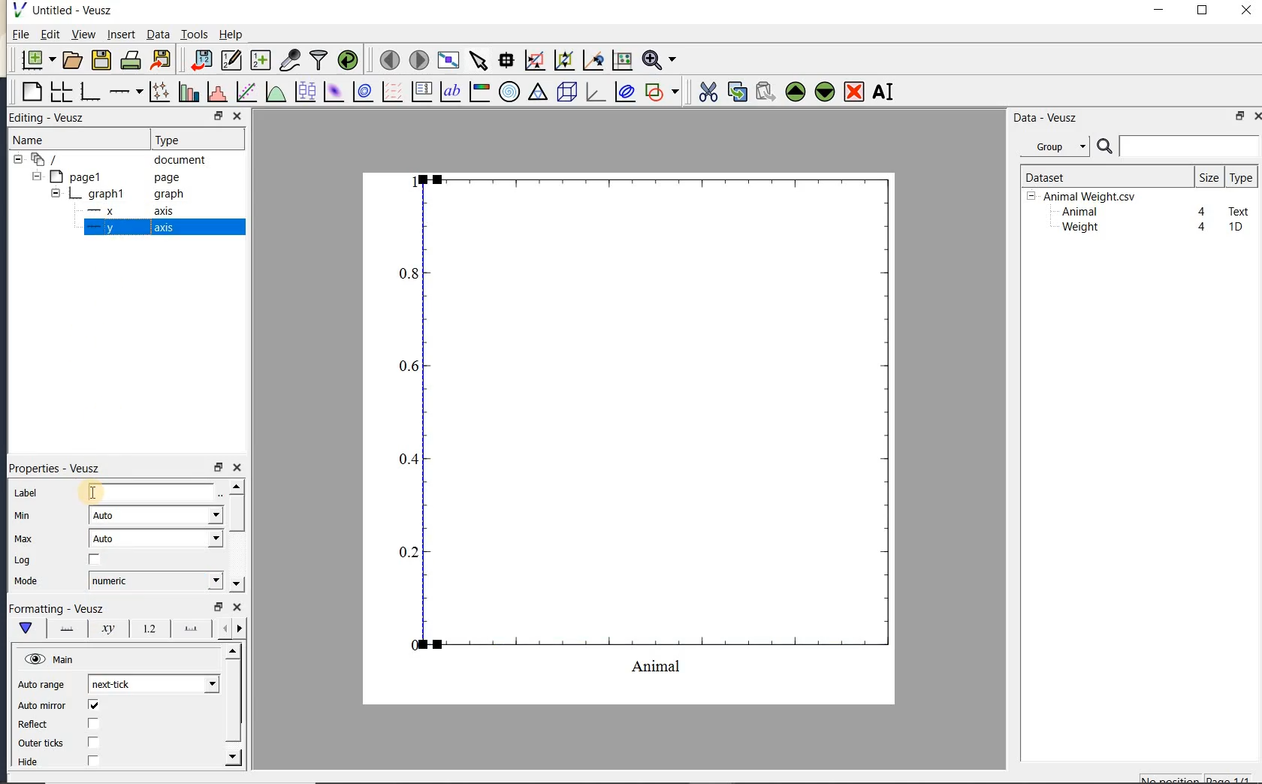 This screenshot has width=1262, height=784. What do you see at coordinates (246, 92) in the screenshot?
I see `fit a function to data` at bounding box center [246, 92].